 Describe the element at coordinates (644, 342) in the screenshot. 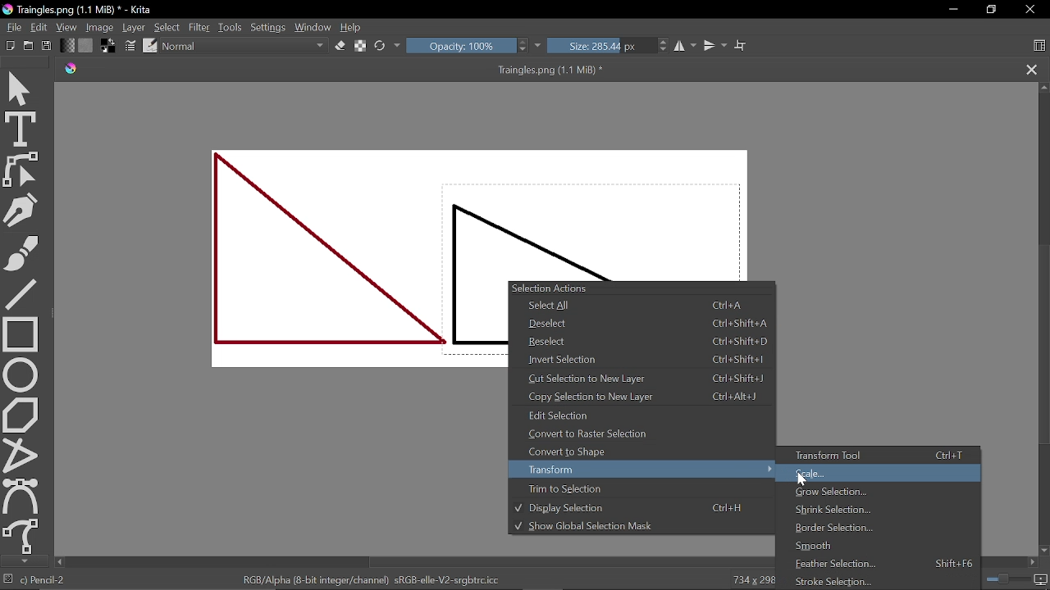

I see `Reselect` at that location.